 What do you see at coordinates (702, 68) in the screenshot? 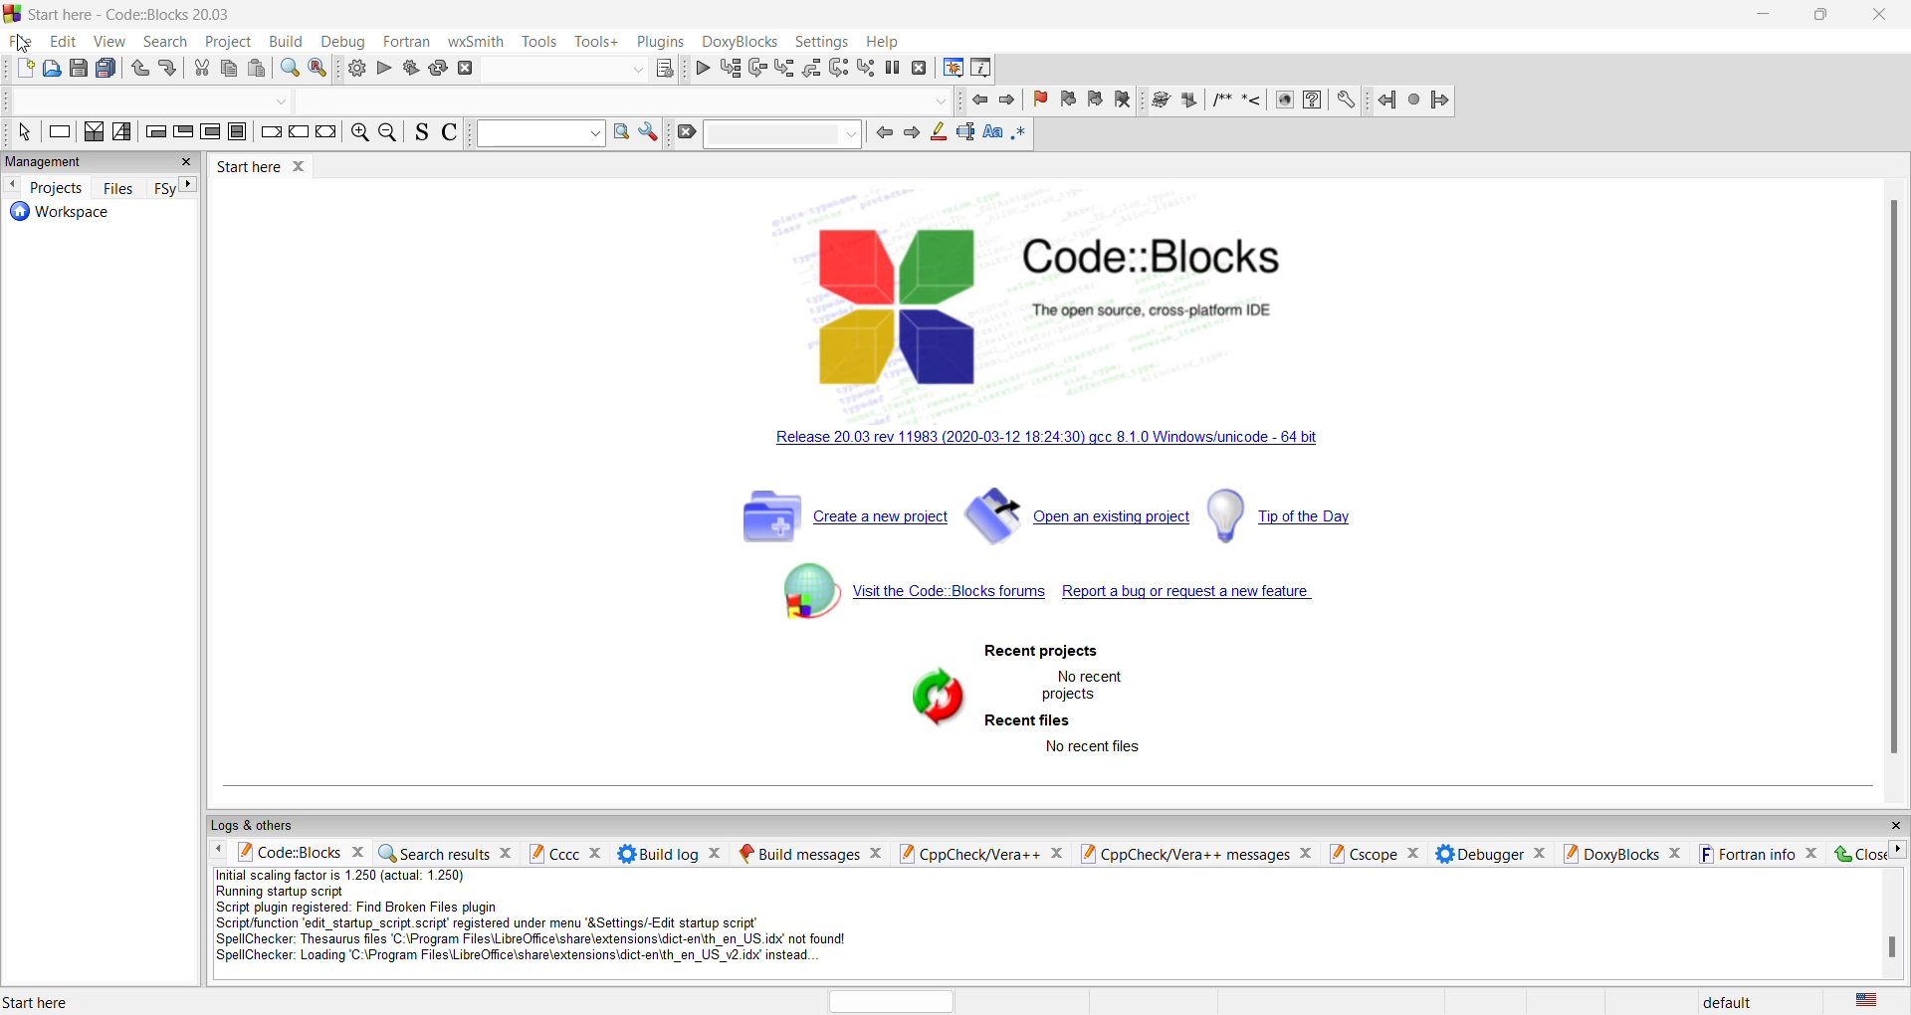
I see `debug` at bounding box center [702, 68].